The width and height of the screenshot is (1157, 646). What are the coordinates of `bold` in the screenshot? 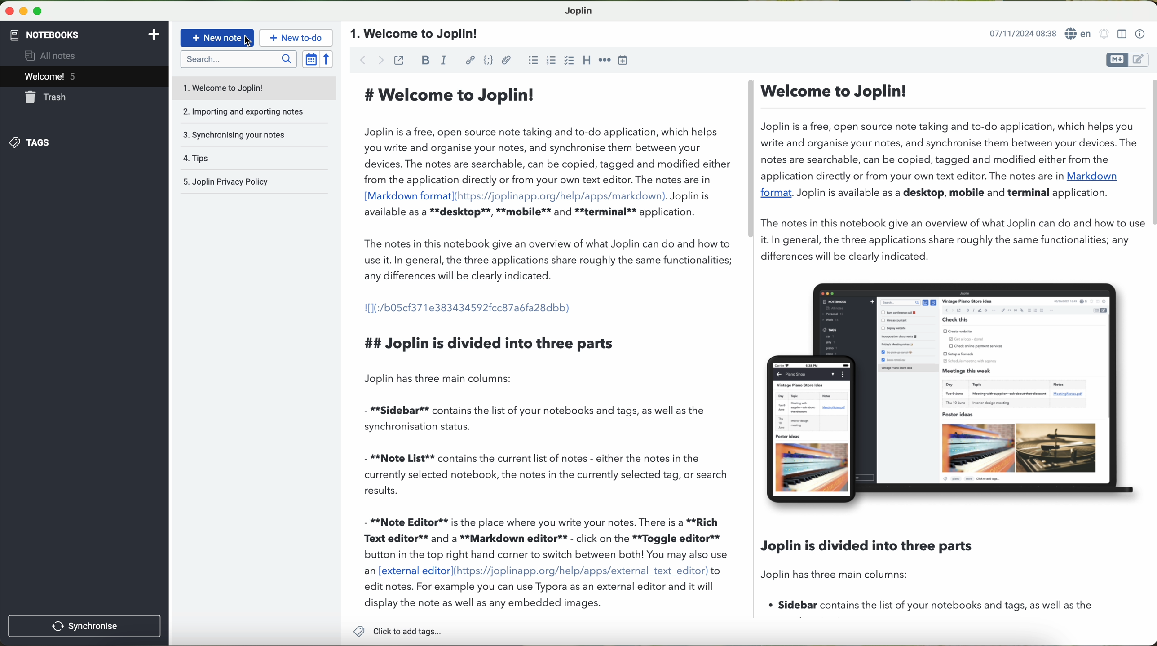 It's located at (426, 60).